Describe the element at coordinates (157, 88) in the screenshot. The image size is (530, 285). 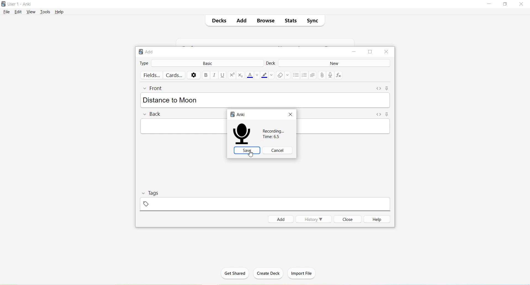
I see `Front` at that location.